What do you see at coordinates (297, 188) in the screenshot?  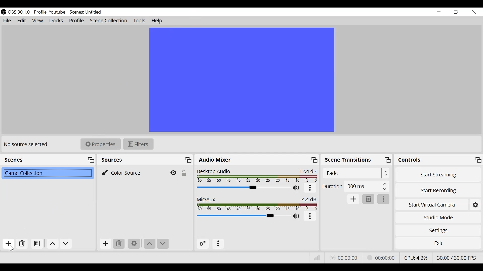 I see `(un)mute` at bounding box center [297, 188].